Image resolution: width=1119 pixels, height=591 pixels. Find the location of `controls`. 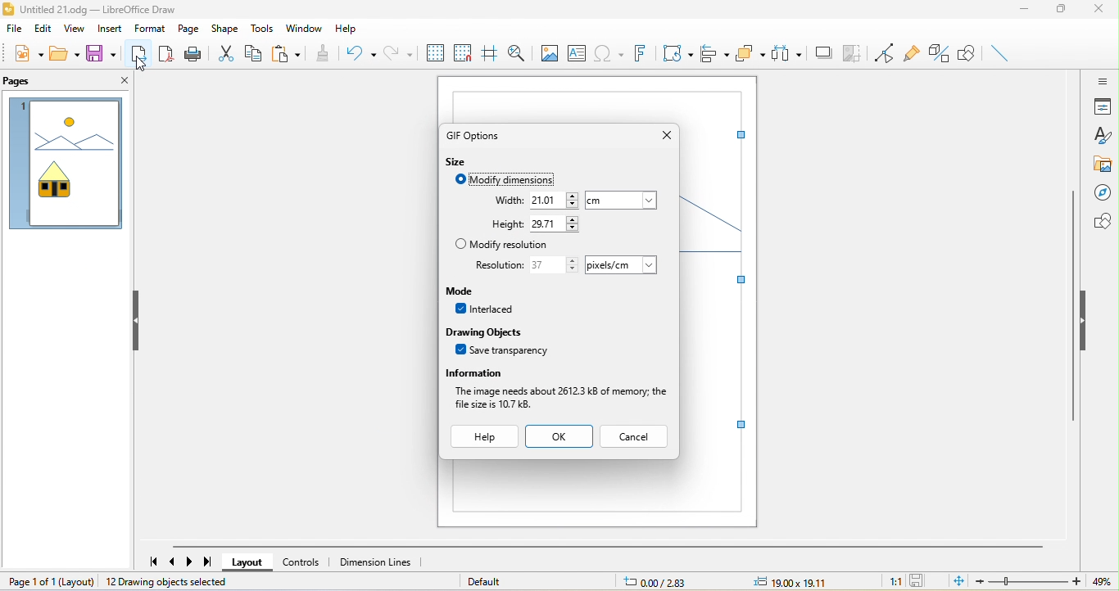

controls is located at coordinates (301, 562).